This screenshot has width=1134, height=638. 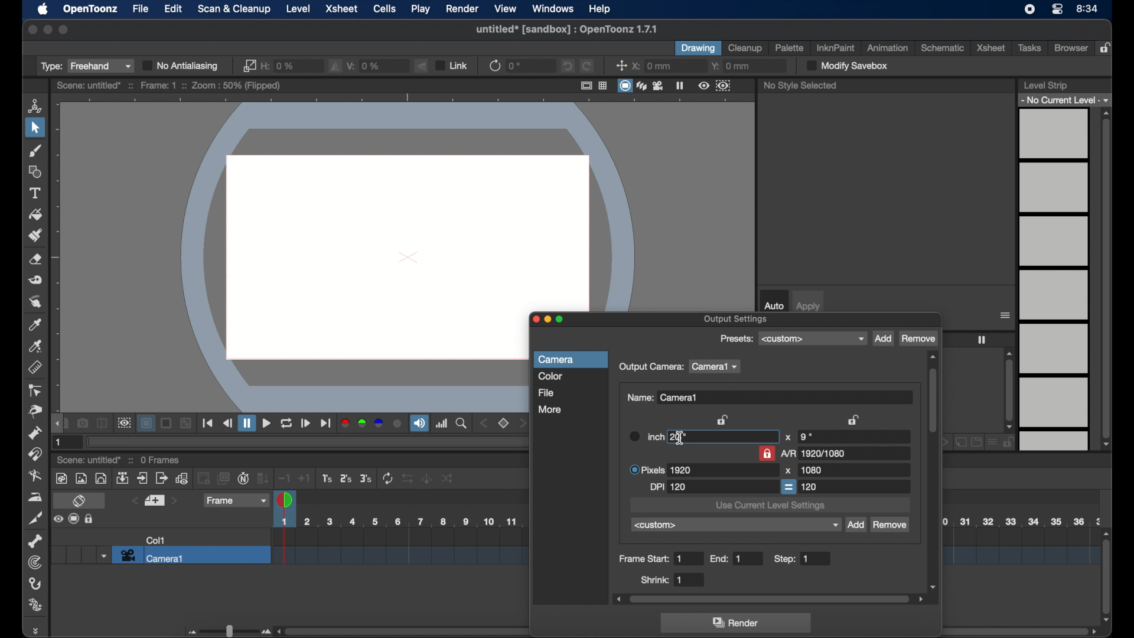 What do you see at coordinates (943, 48) in the screenshot?
I see `schematic` at bounding box center [943, 48].